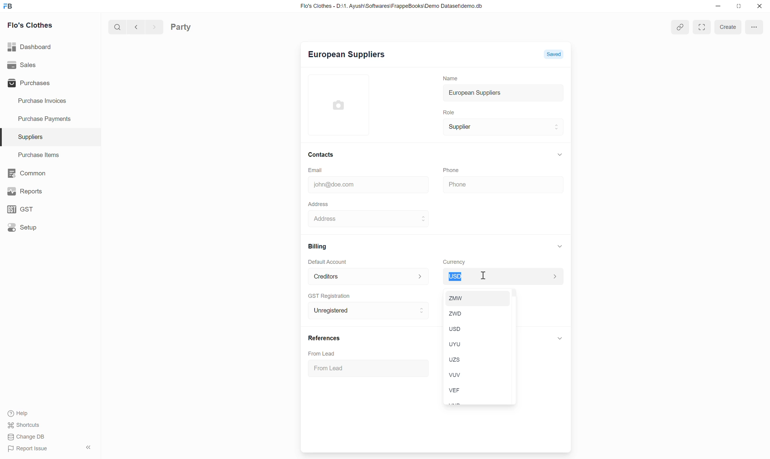 The height and width of the screenshot is (459, 770). I want to click on Address, so click(328, 219).